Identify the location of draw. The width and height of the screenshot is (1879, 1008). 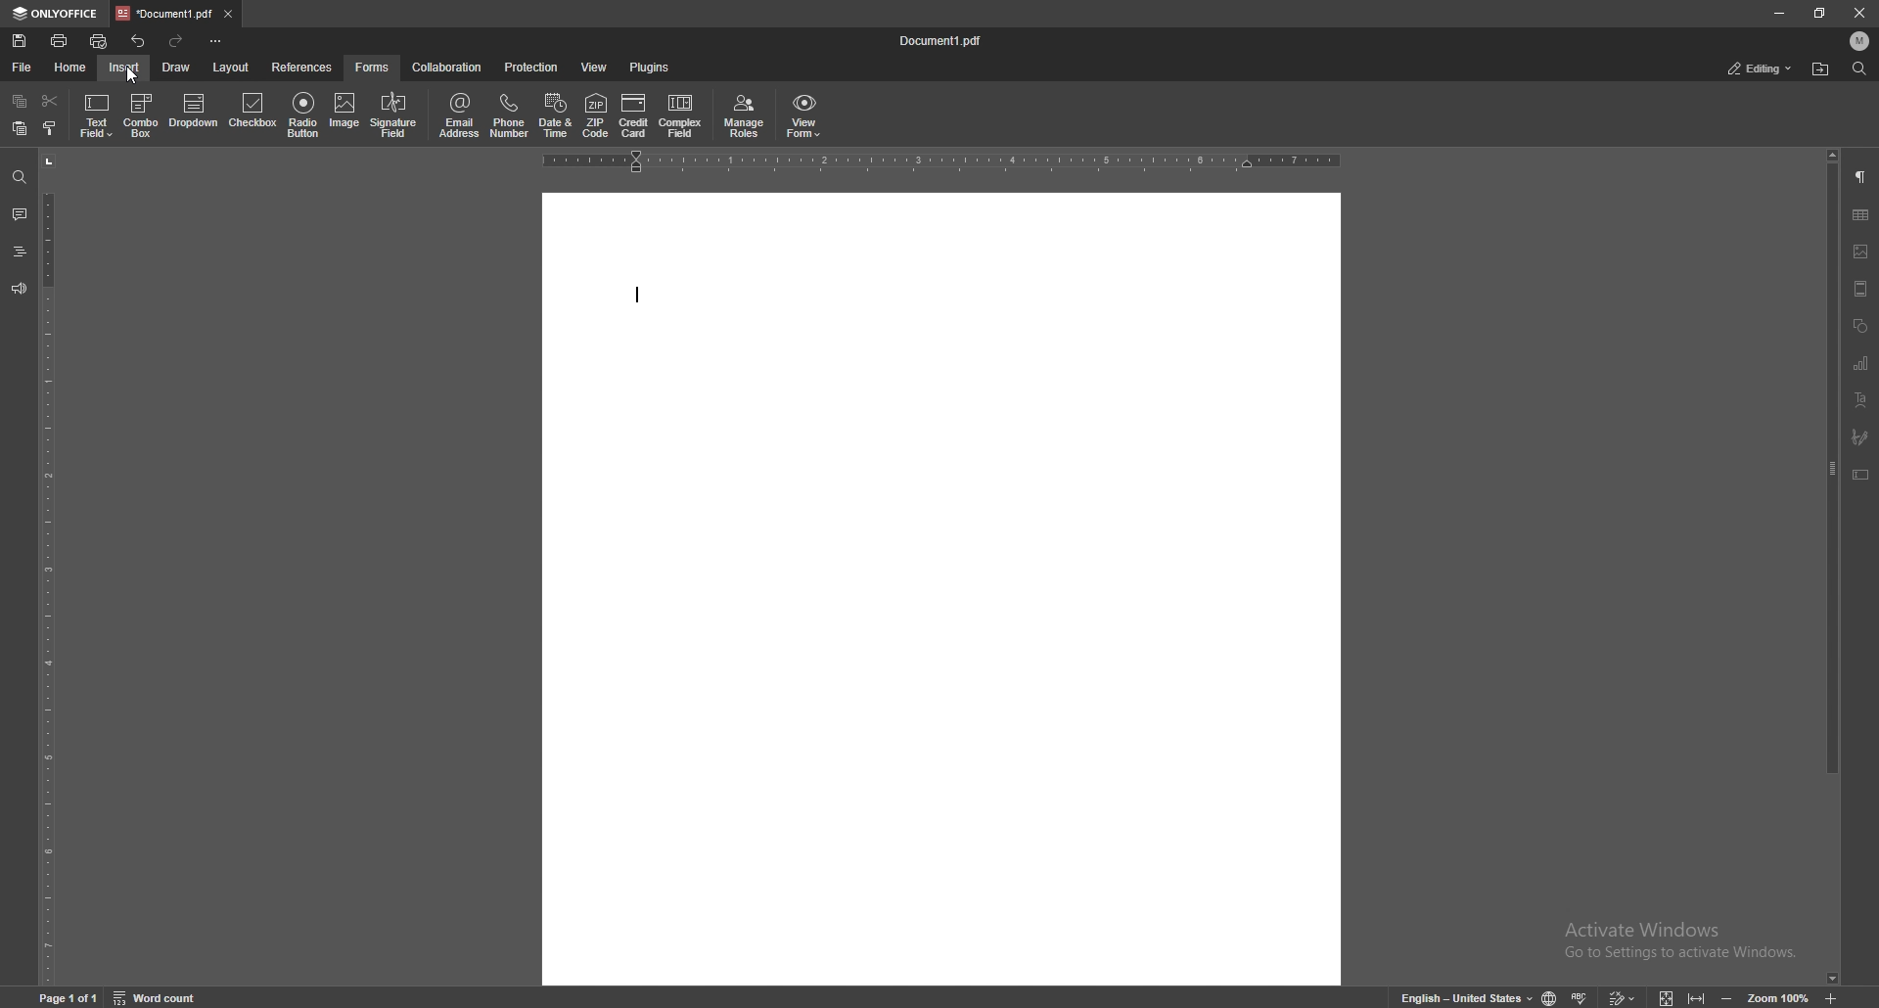
(178, 67).